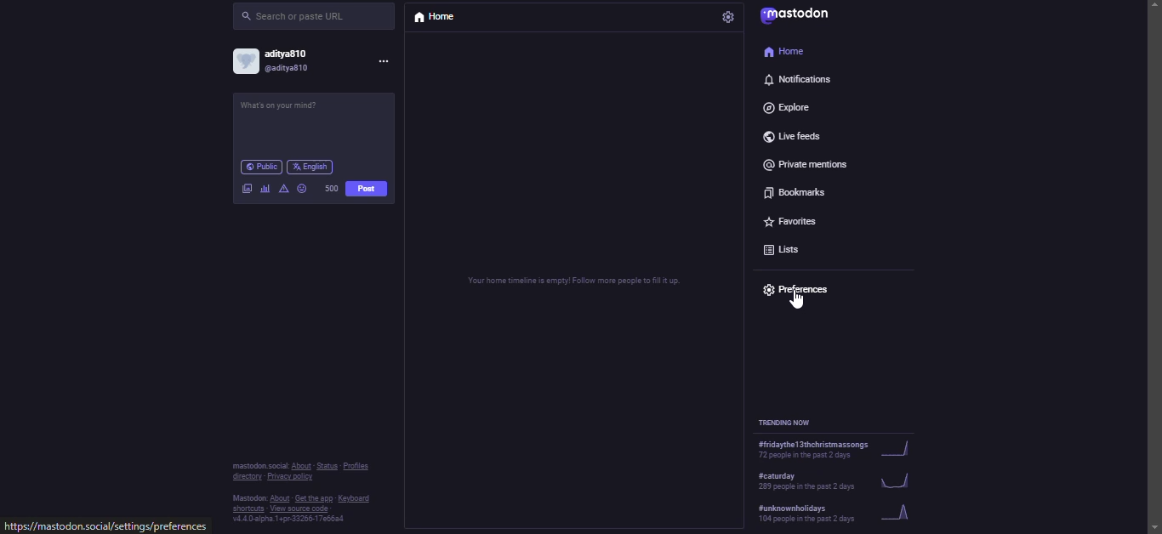 This screenshot has width=1162, height=534. I want to click on #unknownholidays: 104 people in the past 2 days, so click(840, 514).